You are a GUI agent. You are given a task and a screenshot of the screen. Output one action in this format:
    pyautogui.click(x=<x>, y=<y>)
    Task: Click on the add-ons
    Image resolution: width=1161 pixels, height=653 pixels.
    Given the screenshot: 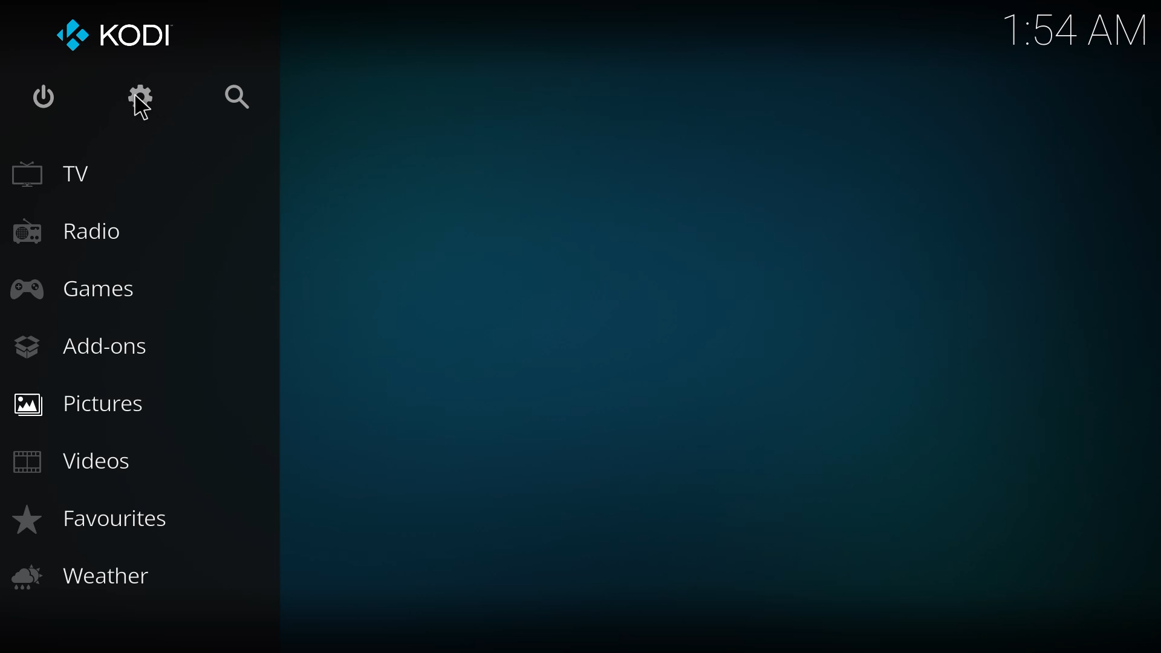 What is the action you would take?
    pyautogui.click(x=84, y=346)
    